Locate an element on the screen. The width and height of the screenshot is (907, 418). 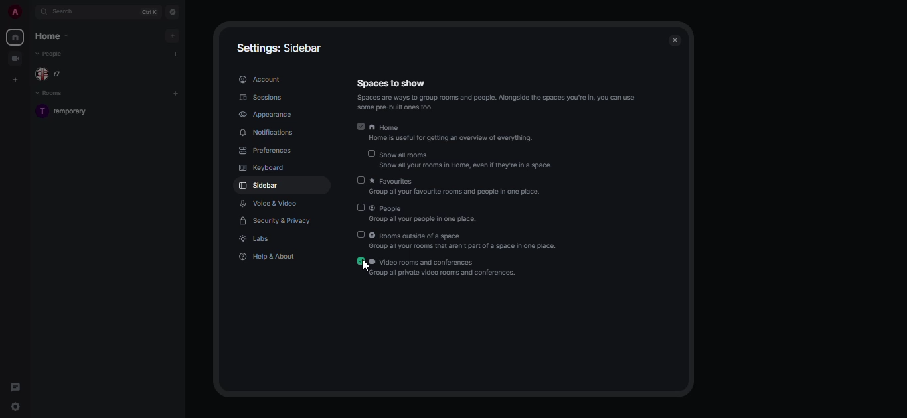
add is located at coordinates (173, 36).